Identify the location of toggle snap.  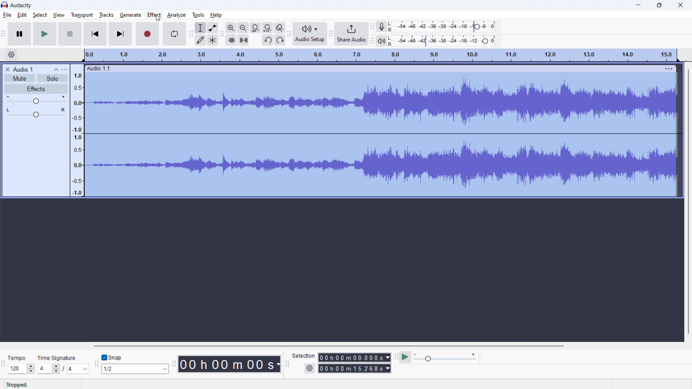
(112, 358).